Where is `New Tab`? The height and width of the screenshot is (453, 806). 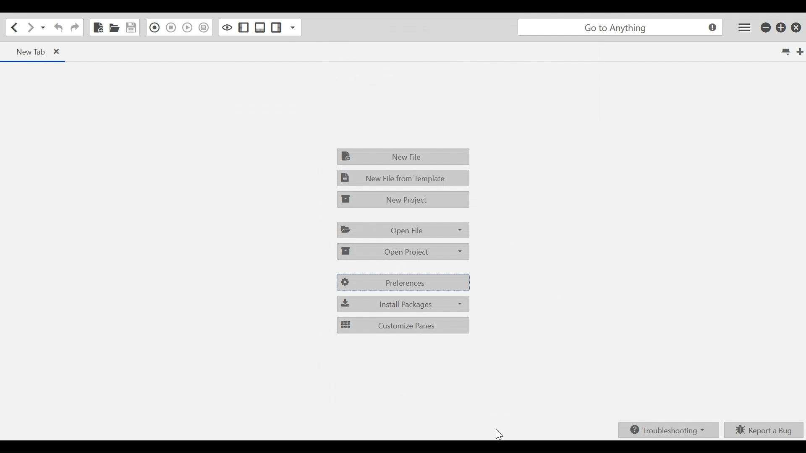 New Tab is located at coordinates (800, 51).